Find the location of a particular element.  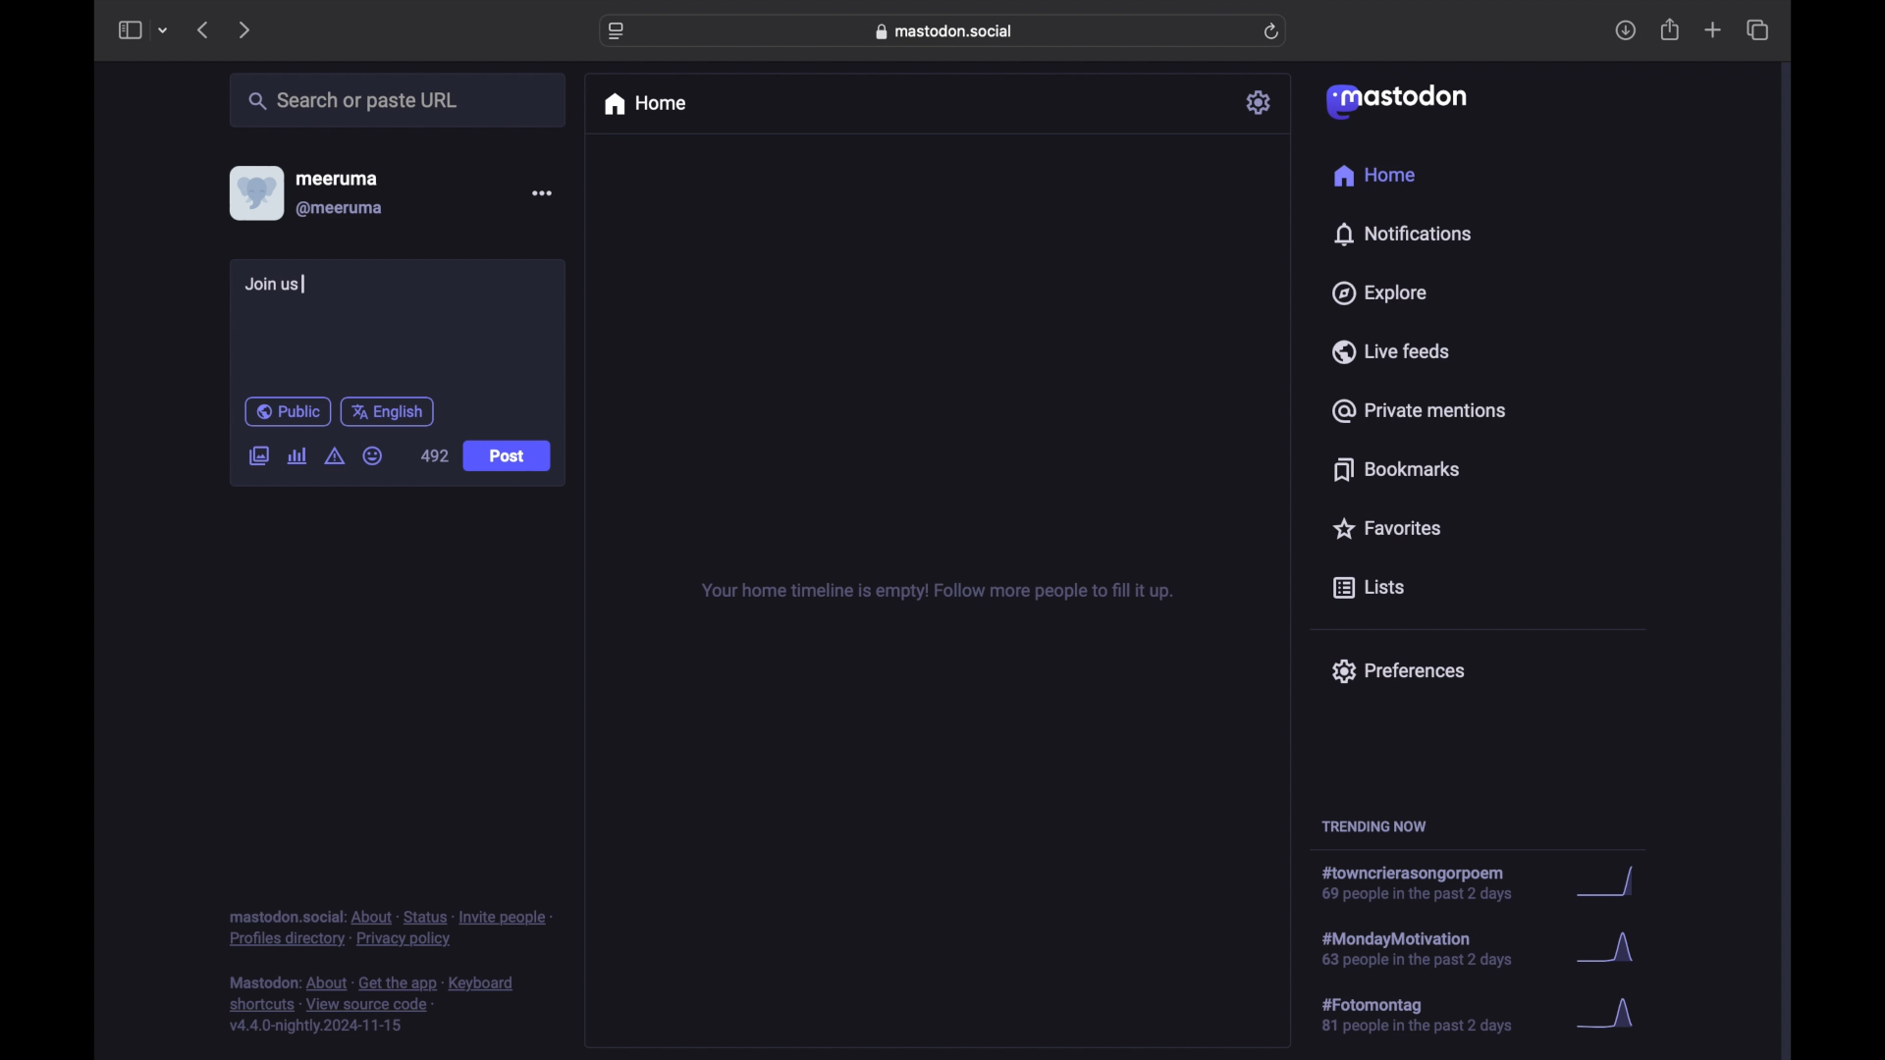

settings is located at coordinates (1261, 102).